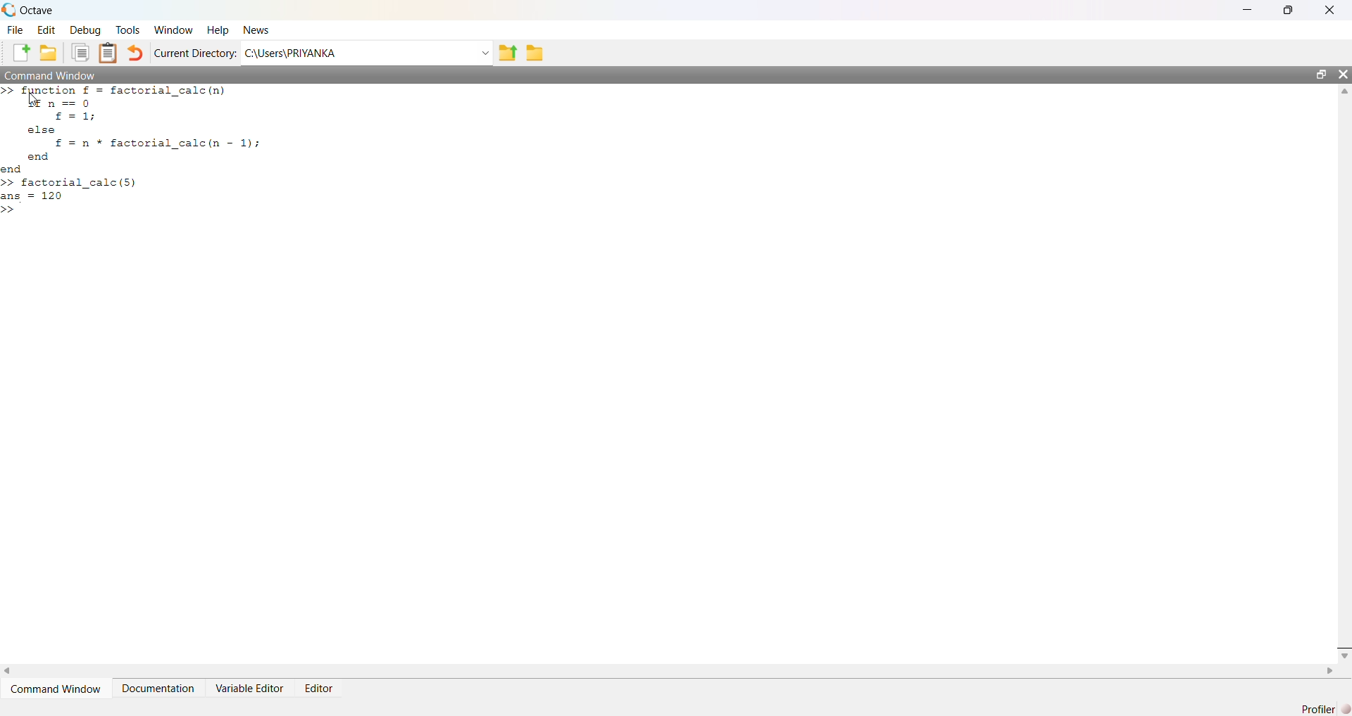 This screenshot has width=1352, height=716. What do you see at coordinates (80, 51) in the screenshot?
I see `copy` at bounding box center [80, 51].